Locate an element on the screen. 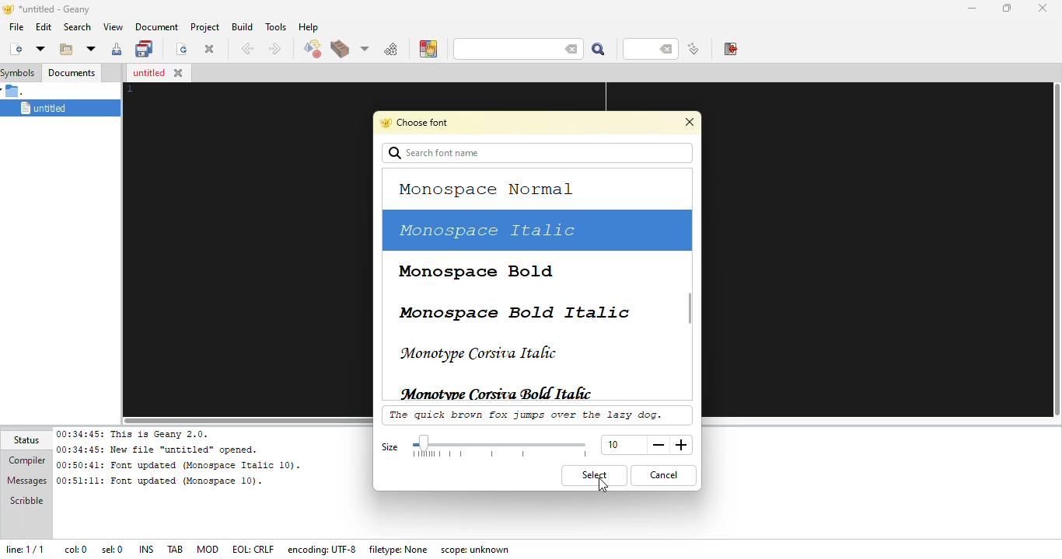 Image resolution: width=1062 pixels, height=559 pixels. the quick brown fox jumps over the lazy dog. is located at coordinates (527, 417).